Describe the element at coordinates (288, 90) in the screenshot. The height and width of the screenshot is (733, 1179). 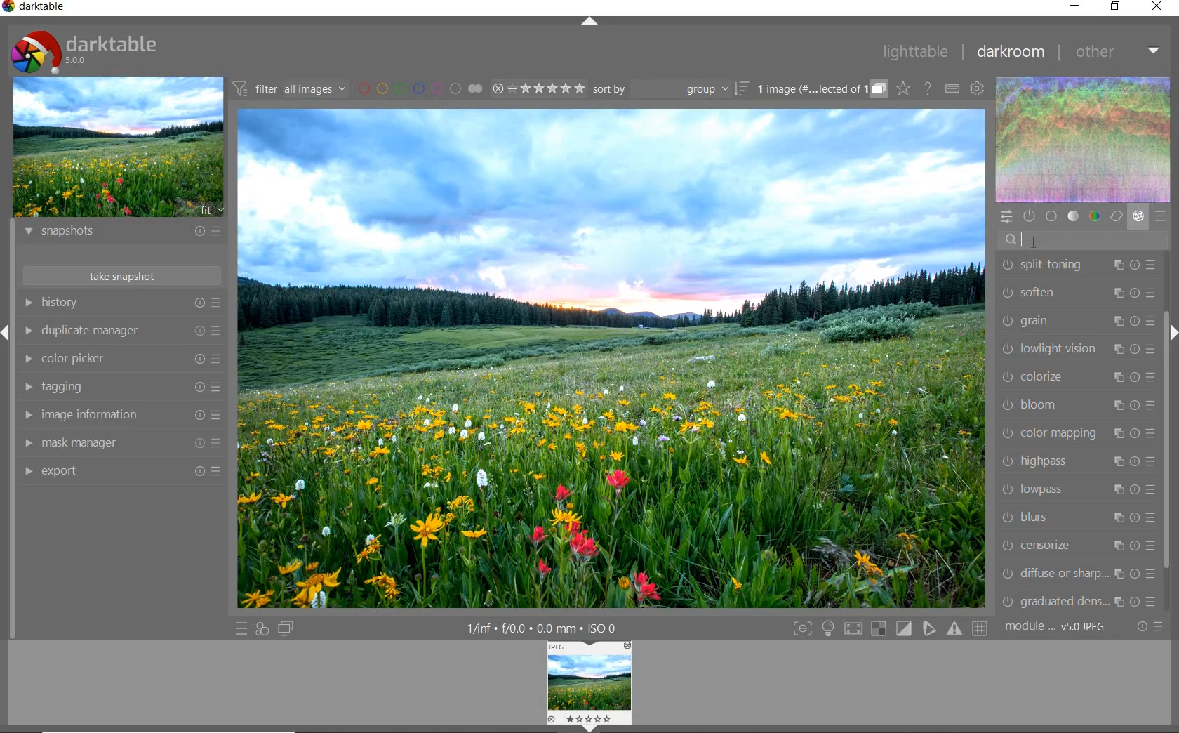
I see `filter all images by module order` at that location.